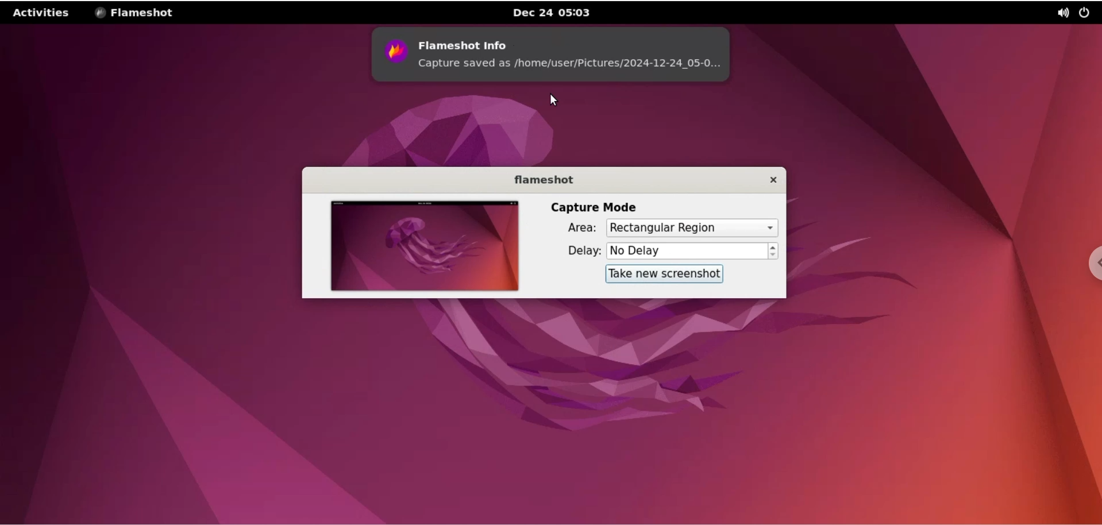  I want to click on activities , so click(43, 13).